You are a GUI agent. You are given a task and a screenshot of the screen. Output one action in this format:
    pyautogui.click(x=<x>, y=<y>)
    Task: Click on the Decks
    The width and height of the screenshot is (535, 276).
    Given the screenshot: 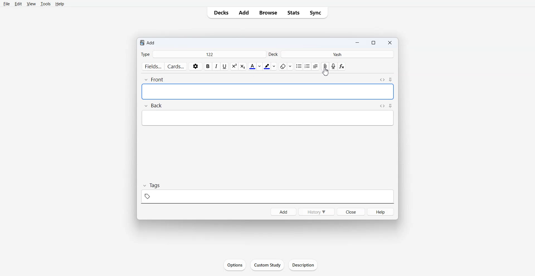 What is the action you would take?
    pyautogui.click(x=220, y=13)
    